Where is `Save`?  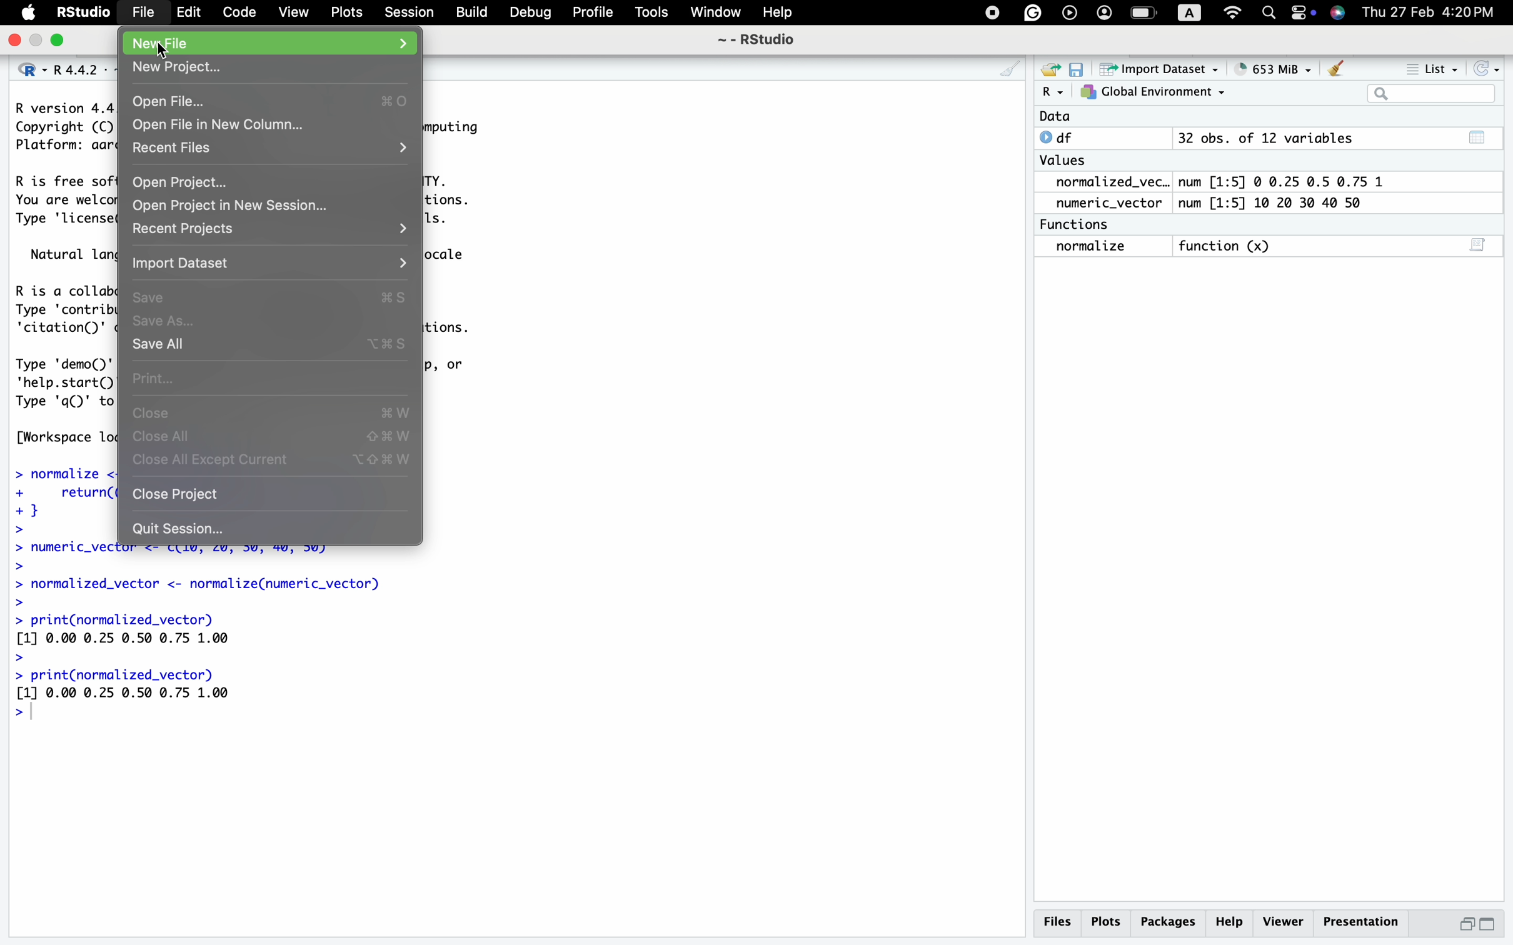 Save is located at coordinates (154, 299).